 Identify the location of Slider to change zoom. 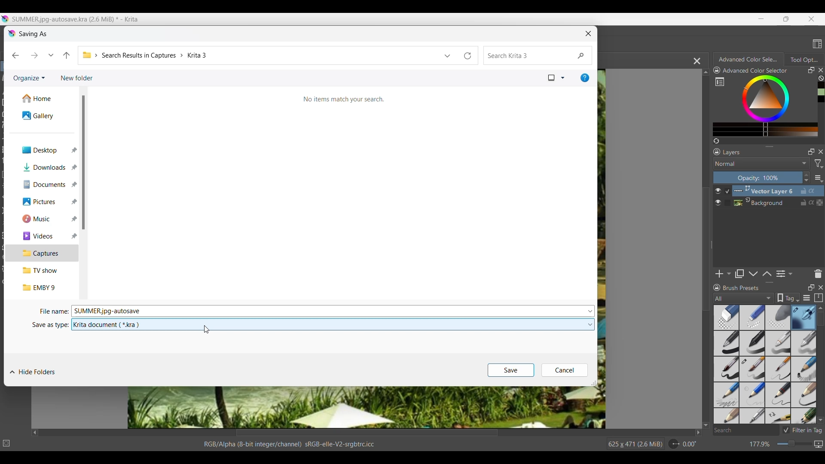
(794, 444).